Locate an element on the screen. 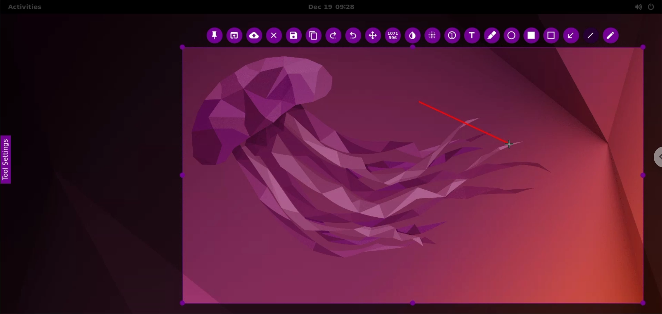 The width and height of the screenshot is (662, 314). arrow is located at coordinates (570, 35).